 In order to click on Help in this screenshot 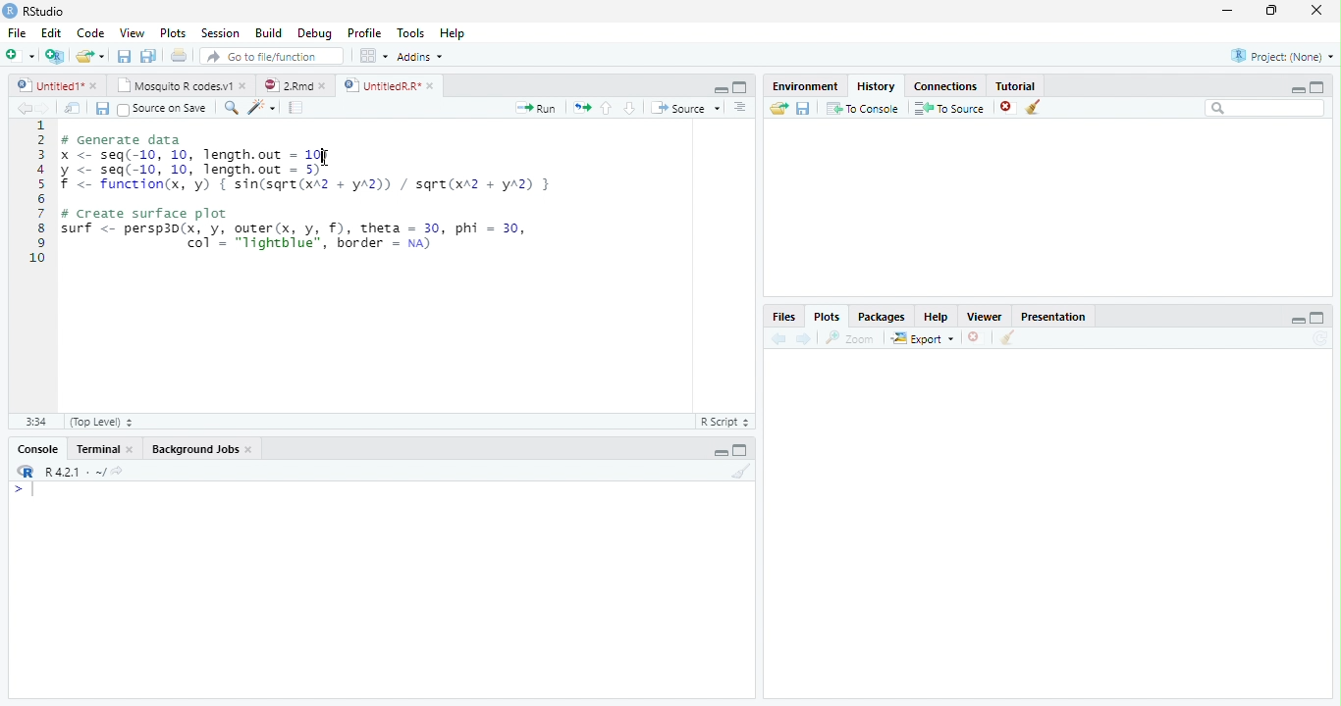, I will do `click(452, 32)`.